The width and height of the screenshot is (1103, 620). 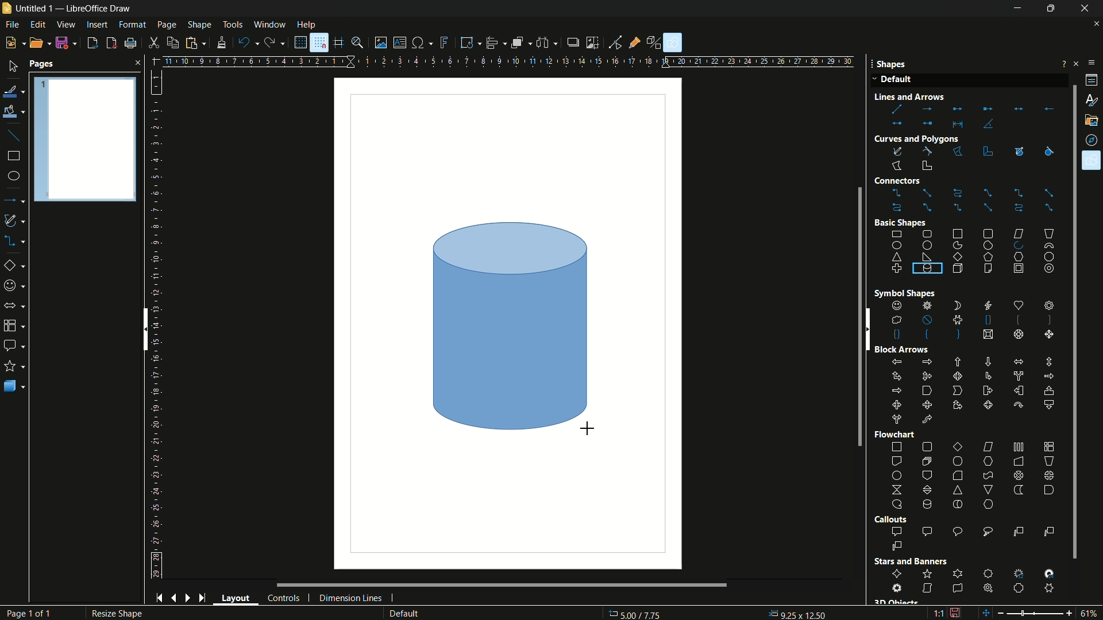 I want to click on export, so click(x=93, y=44).